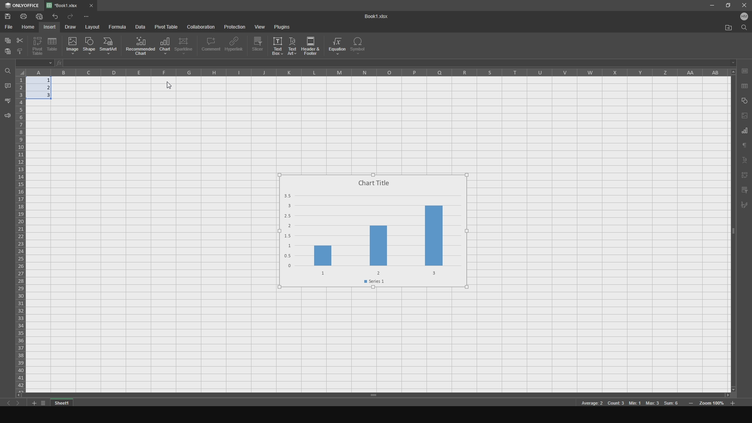  Describe the element at coordinates (22, 6) in the screenshot. I see `onlyoffice` at that location.